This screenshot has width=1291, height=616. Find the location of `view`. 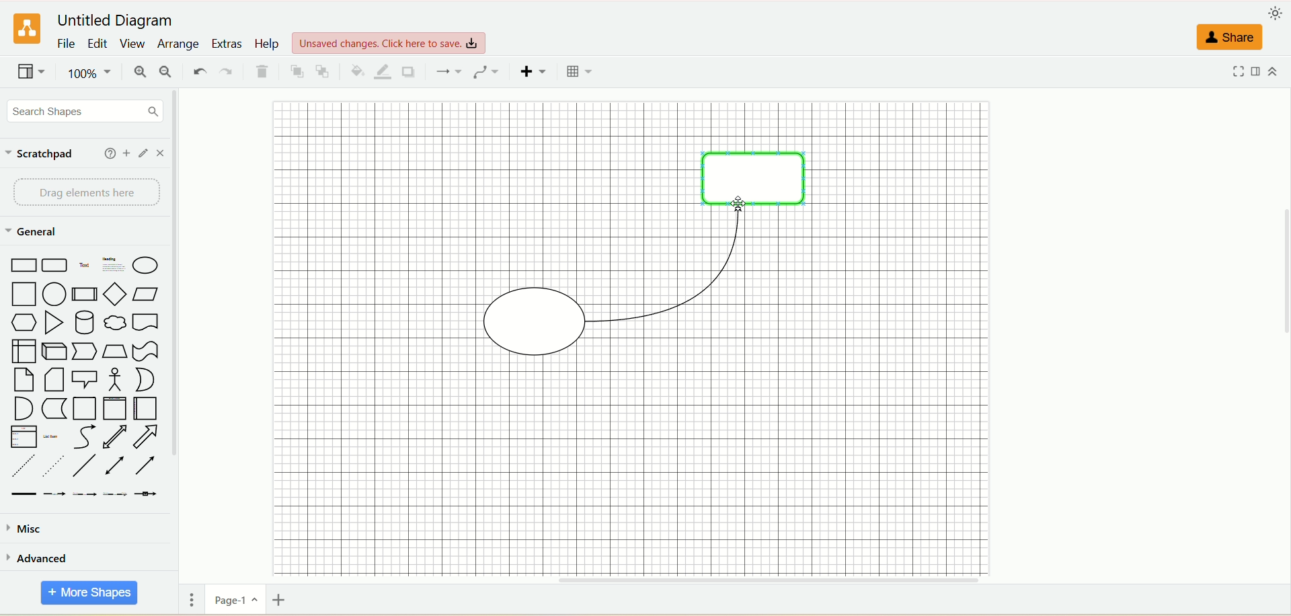

view is located at coordinates (32, 73).